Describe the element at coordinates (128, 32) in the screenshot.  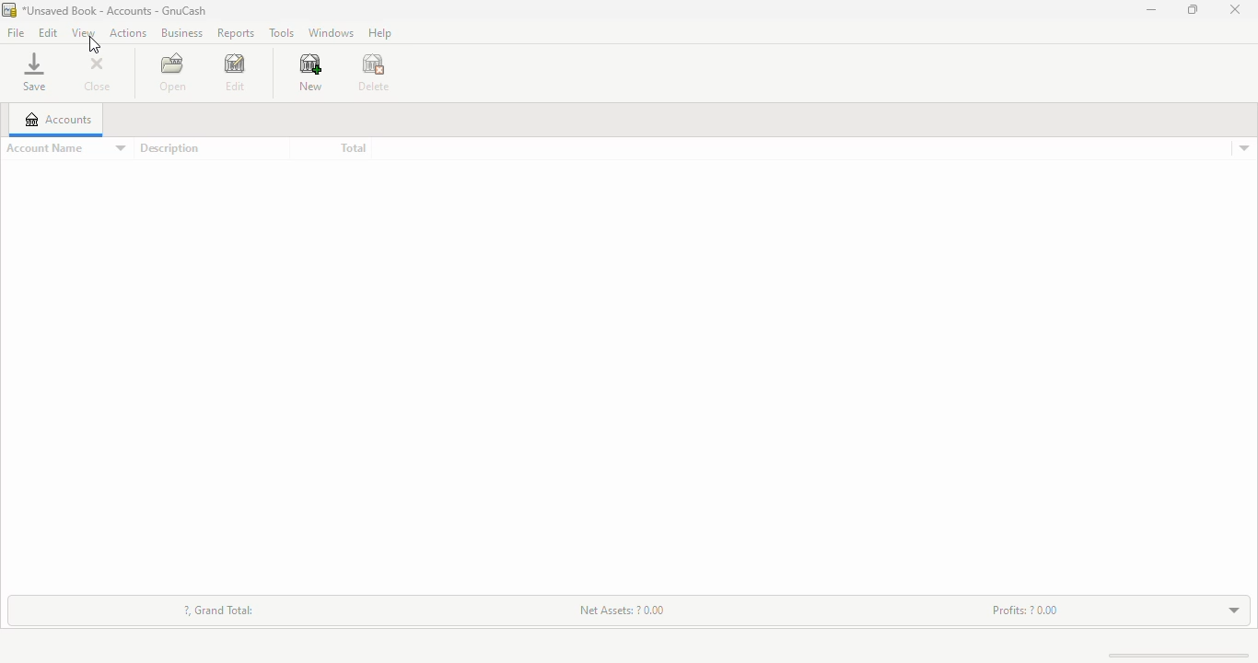
I see `actions` at that location.